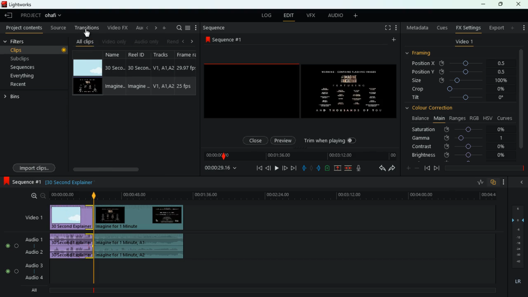 This screenshot has width=528, height=297. Describe the element at coordinates (362, 169) in the screenshot. I see `mic` at that location.